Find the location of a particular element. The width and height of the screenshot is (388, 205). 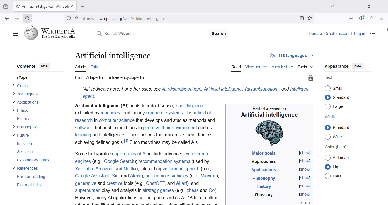

agent. is located at coordinates (91, 96).